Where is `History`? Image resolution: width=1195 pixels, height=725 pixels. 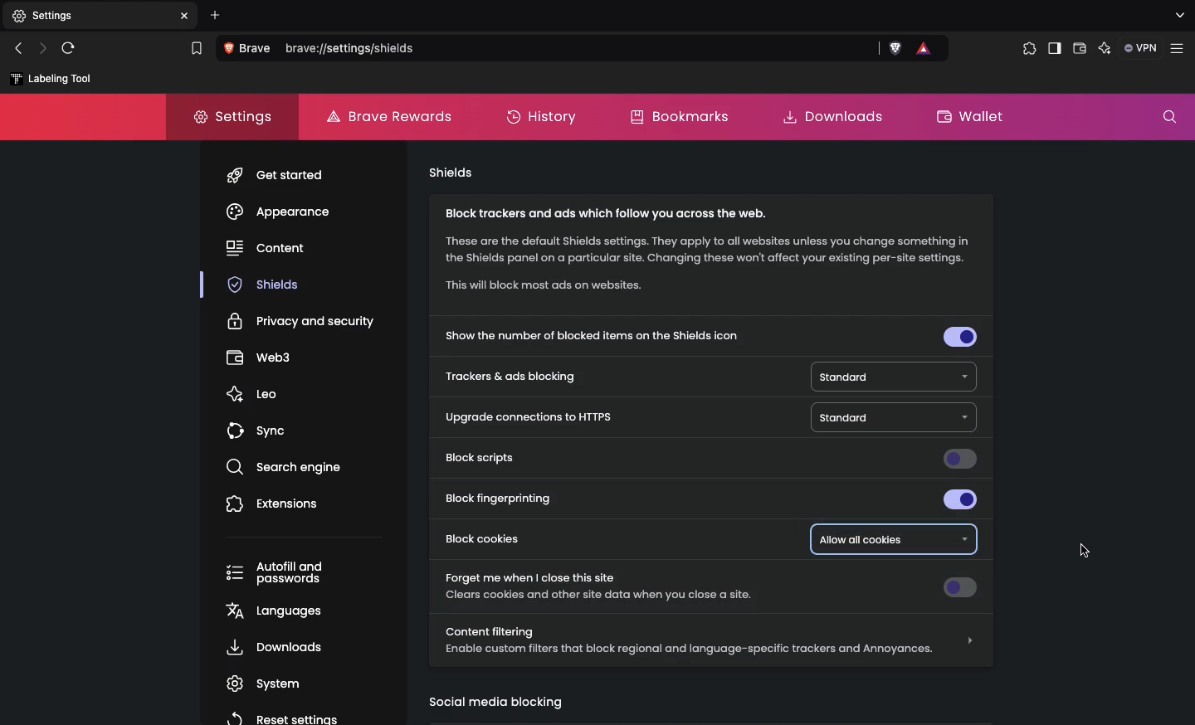
History is located at coordinates (544, 117).